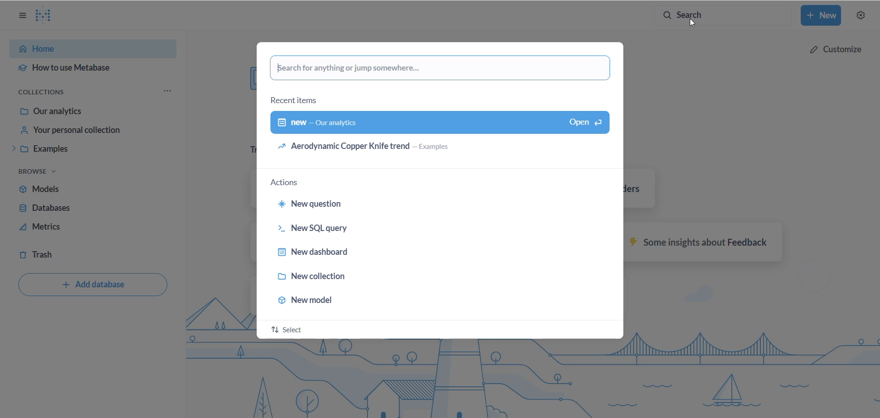 The height and width of the screenshot is (418, 880). I want to click on search text box, so click(443, 68).